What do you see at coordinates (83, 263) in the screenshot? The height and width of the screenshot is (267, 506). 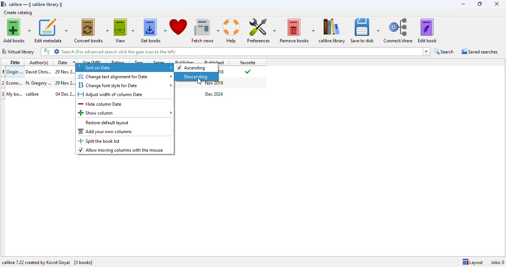 I see `[3 books]` at bounding box center [83, 263].